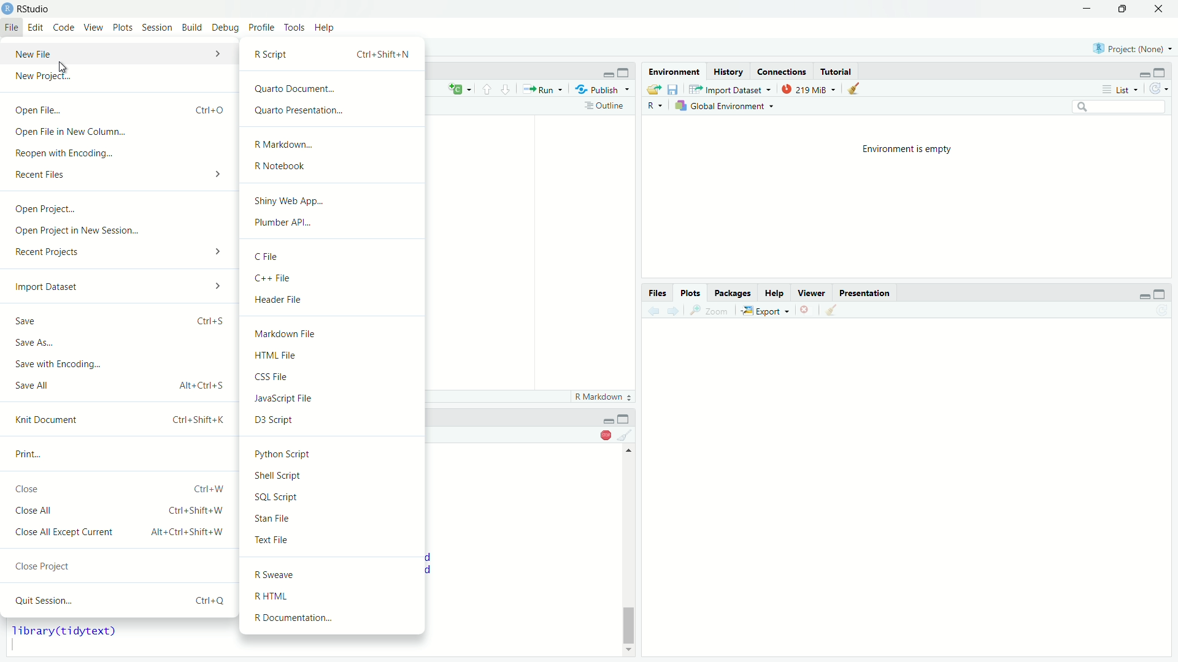  Describe the element at coordinates (118, 383) in the screenshot. I see `Save All` at that location.